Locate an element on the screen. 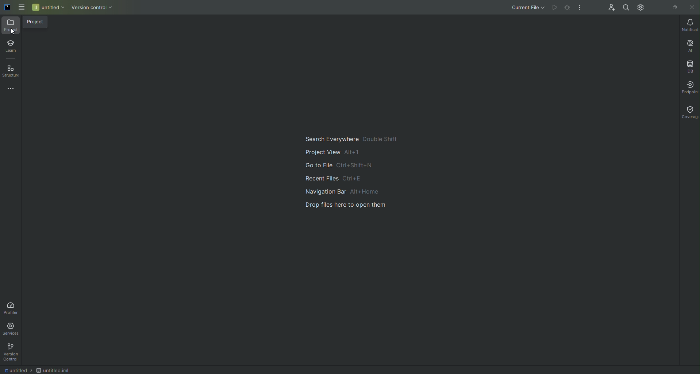 Image resolution: width=700 pixels, height=374 pixels. Updates and Settings is located at coordinates (640, 7).